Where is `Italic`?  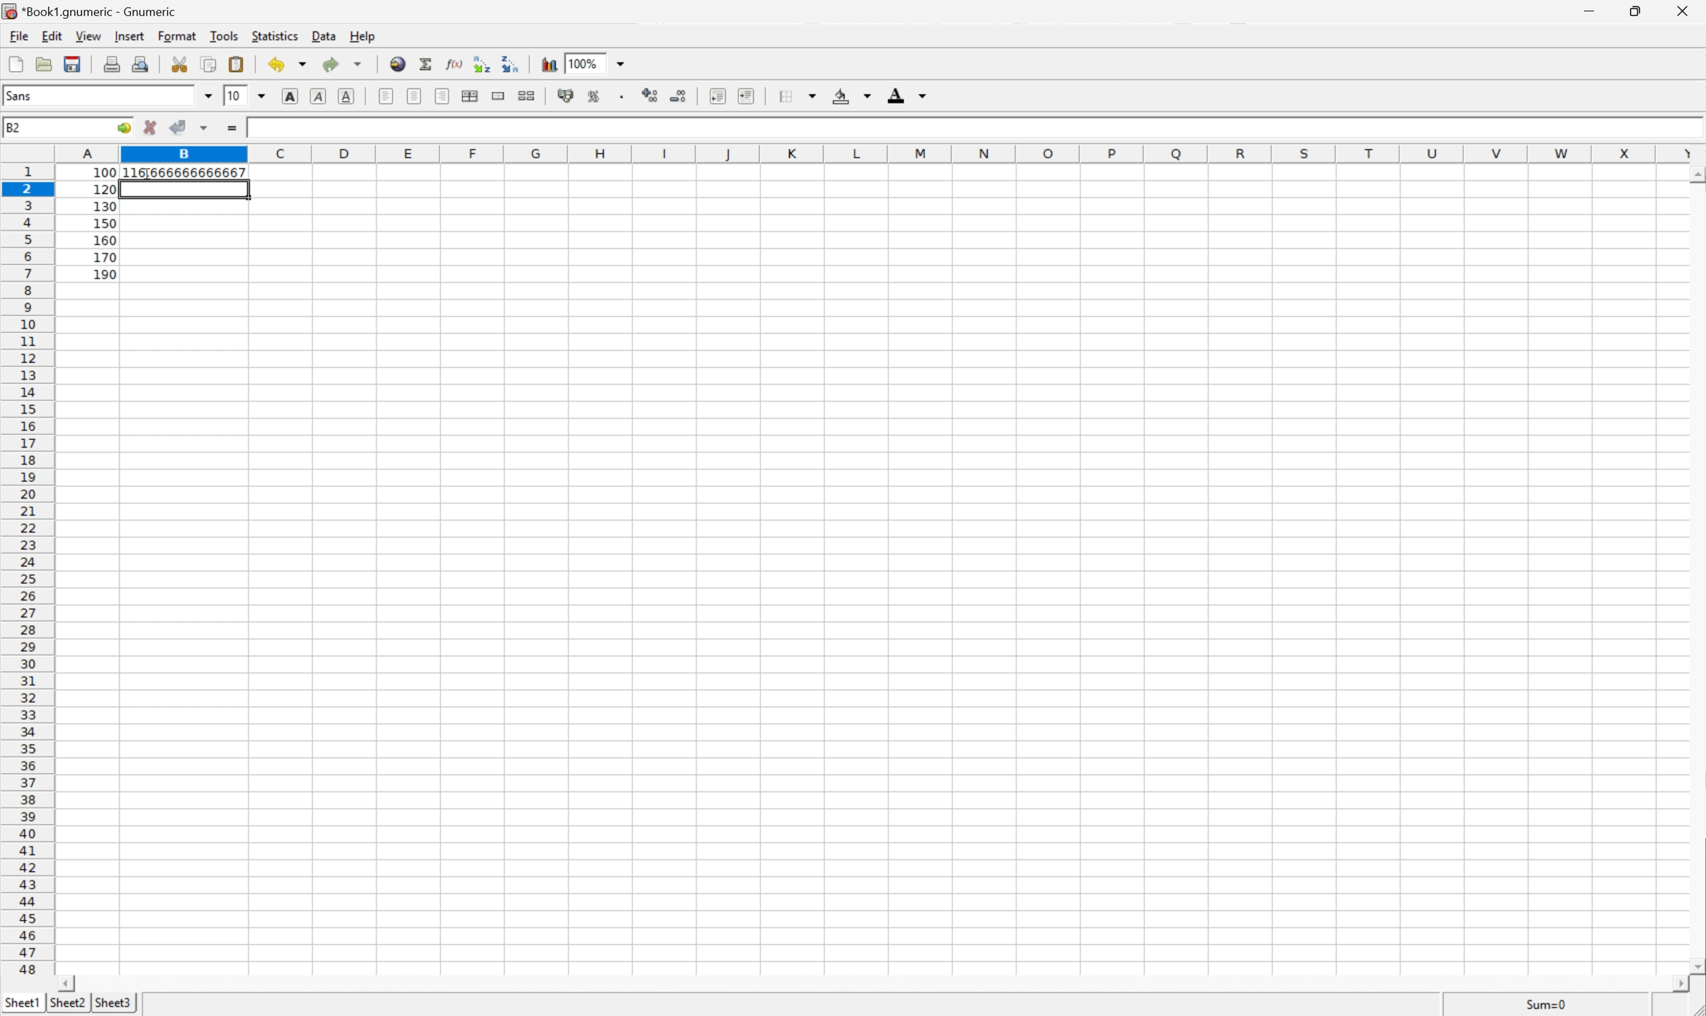 Italic is located at coordinates (317, 97).